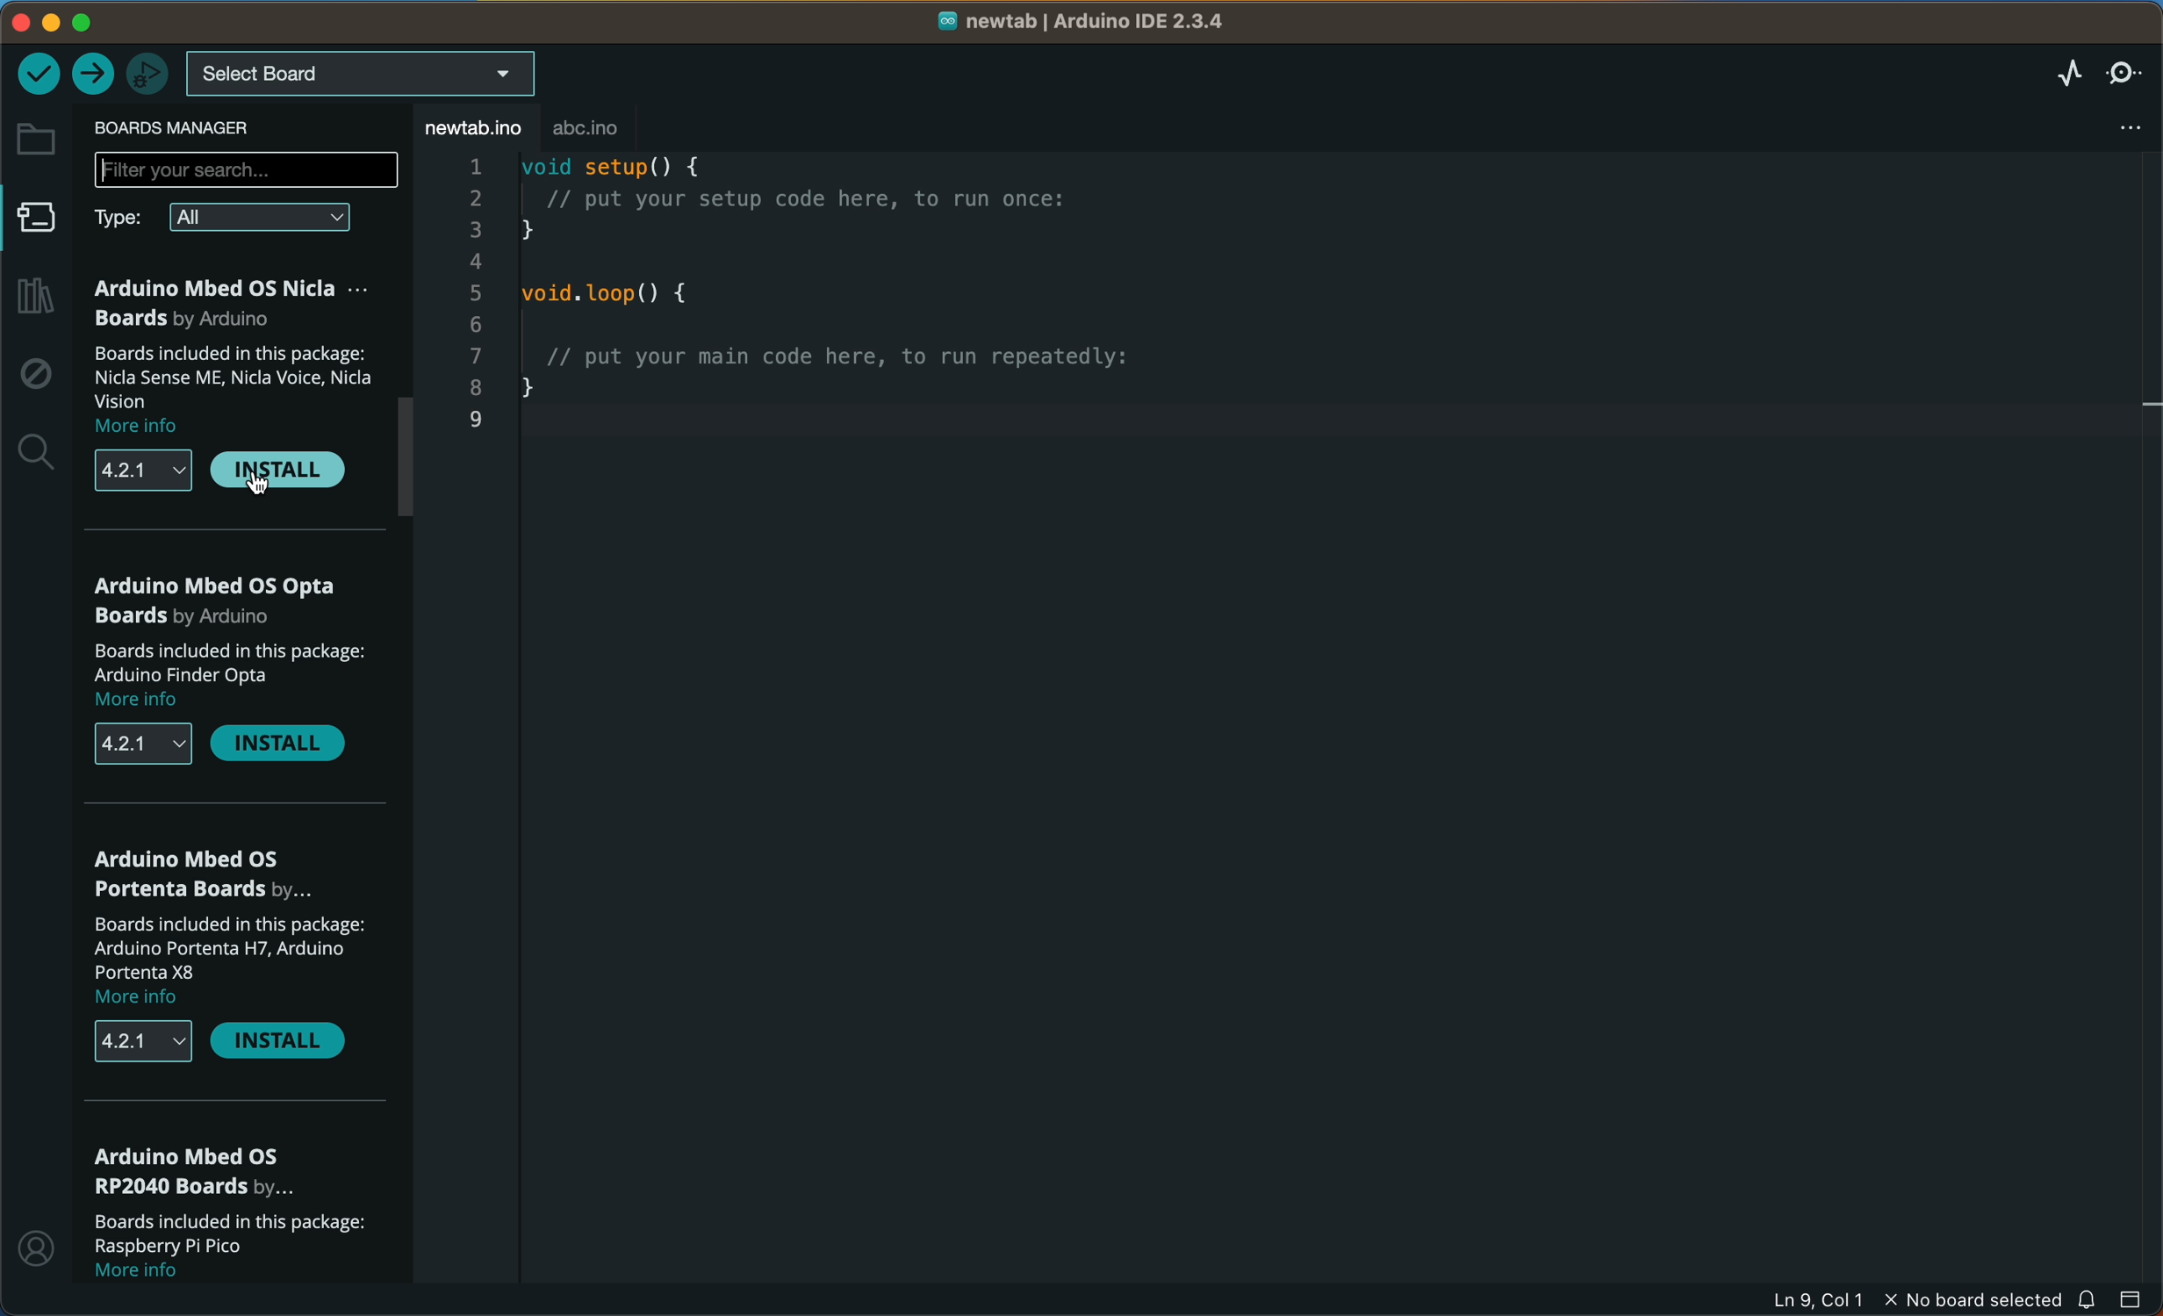 The height and width of the screenshot is (1316, 2163). Describe the element at coordinates (95, 75) in the screenshot. I see `upload` at that location.